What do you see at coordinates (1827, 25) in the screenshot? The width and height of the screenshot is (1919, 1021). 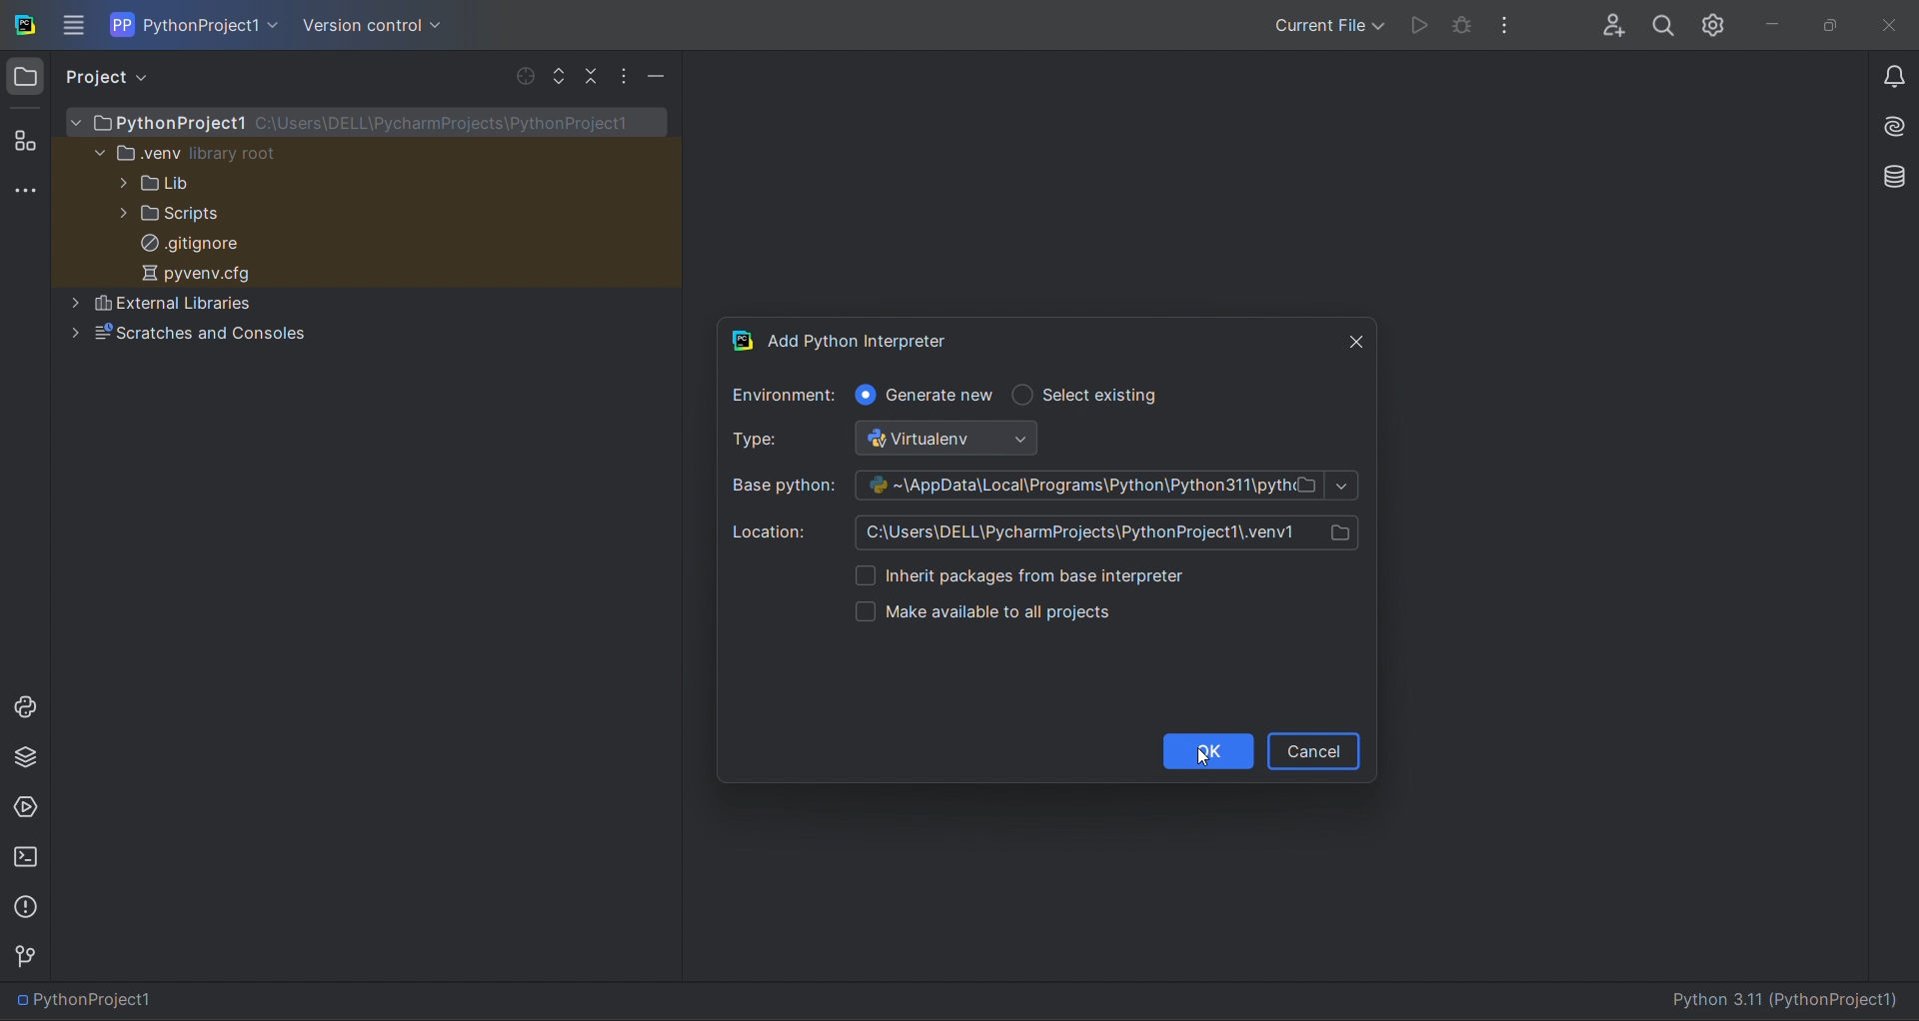 I see `maximize` at bounding box center [1827, 25].